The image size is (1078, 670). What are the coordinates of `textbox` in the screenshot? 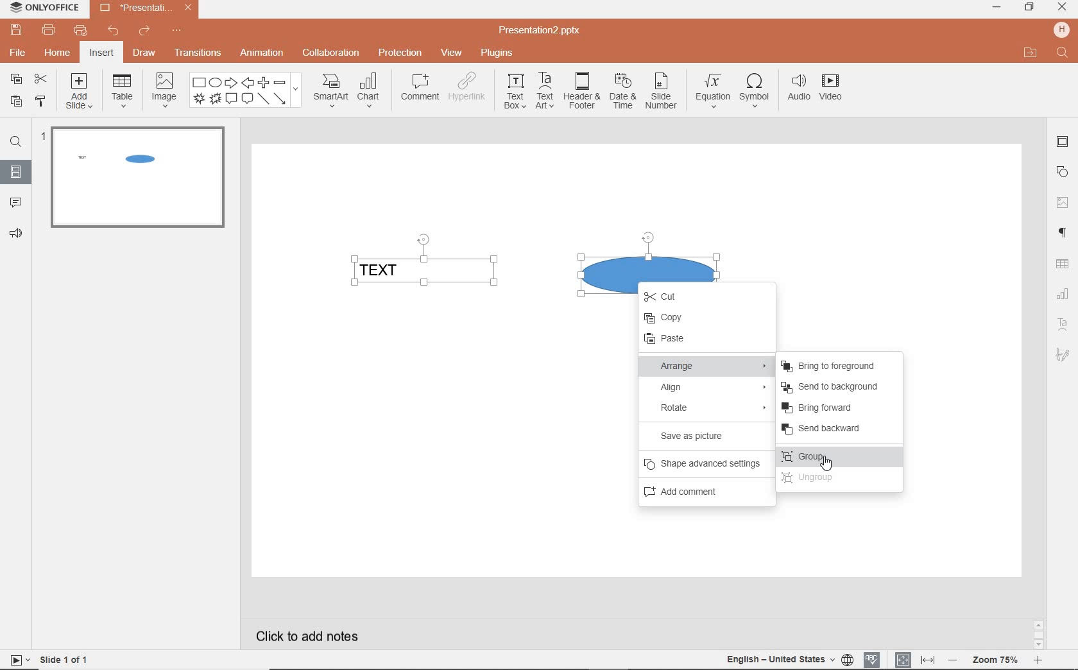 It's located at (513, 92).